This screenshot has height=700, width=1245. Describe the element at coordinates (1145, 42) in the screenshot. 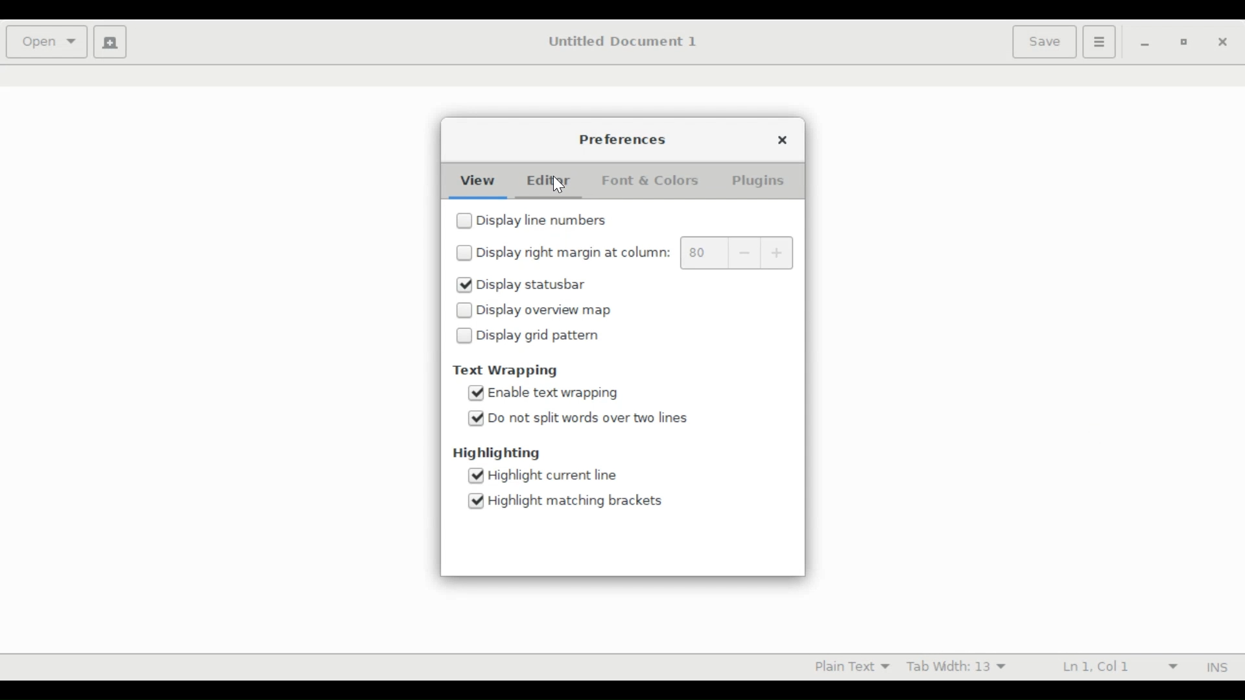

I see `minimize` at that location.